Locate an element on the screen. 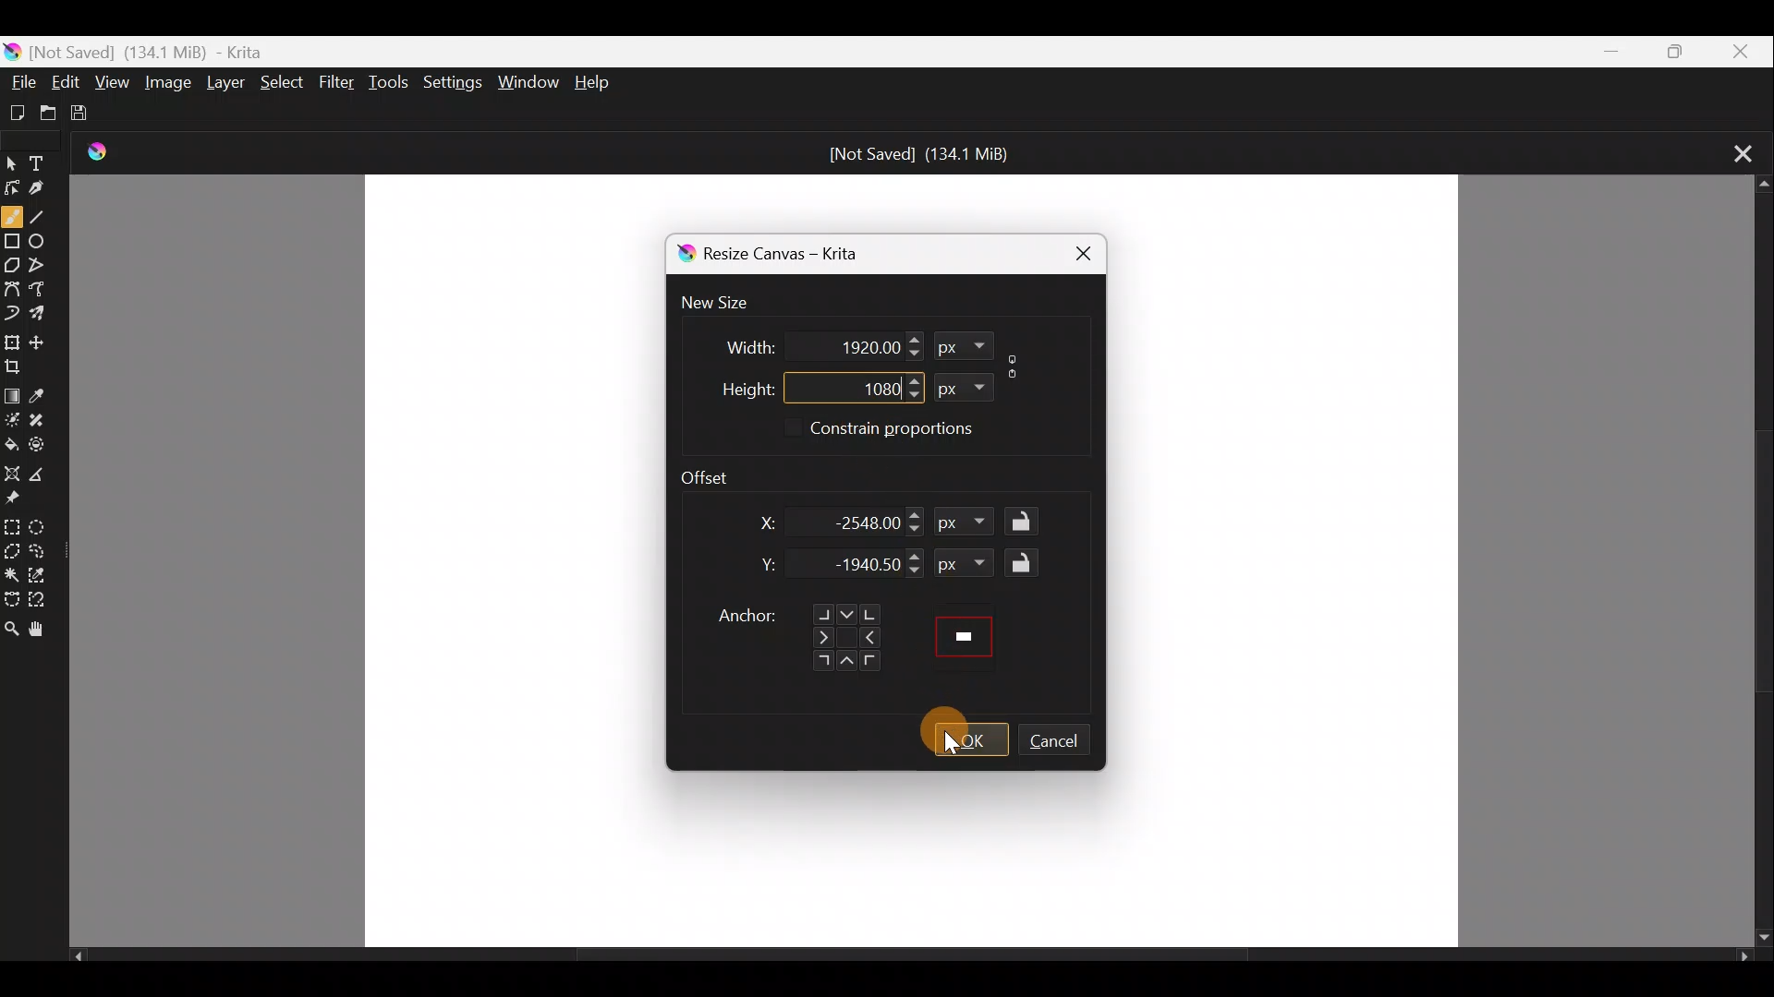  Filter is located at coordinates (339, 88).